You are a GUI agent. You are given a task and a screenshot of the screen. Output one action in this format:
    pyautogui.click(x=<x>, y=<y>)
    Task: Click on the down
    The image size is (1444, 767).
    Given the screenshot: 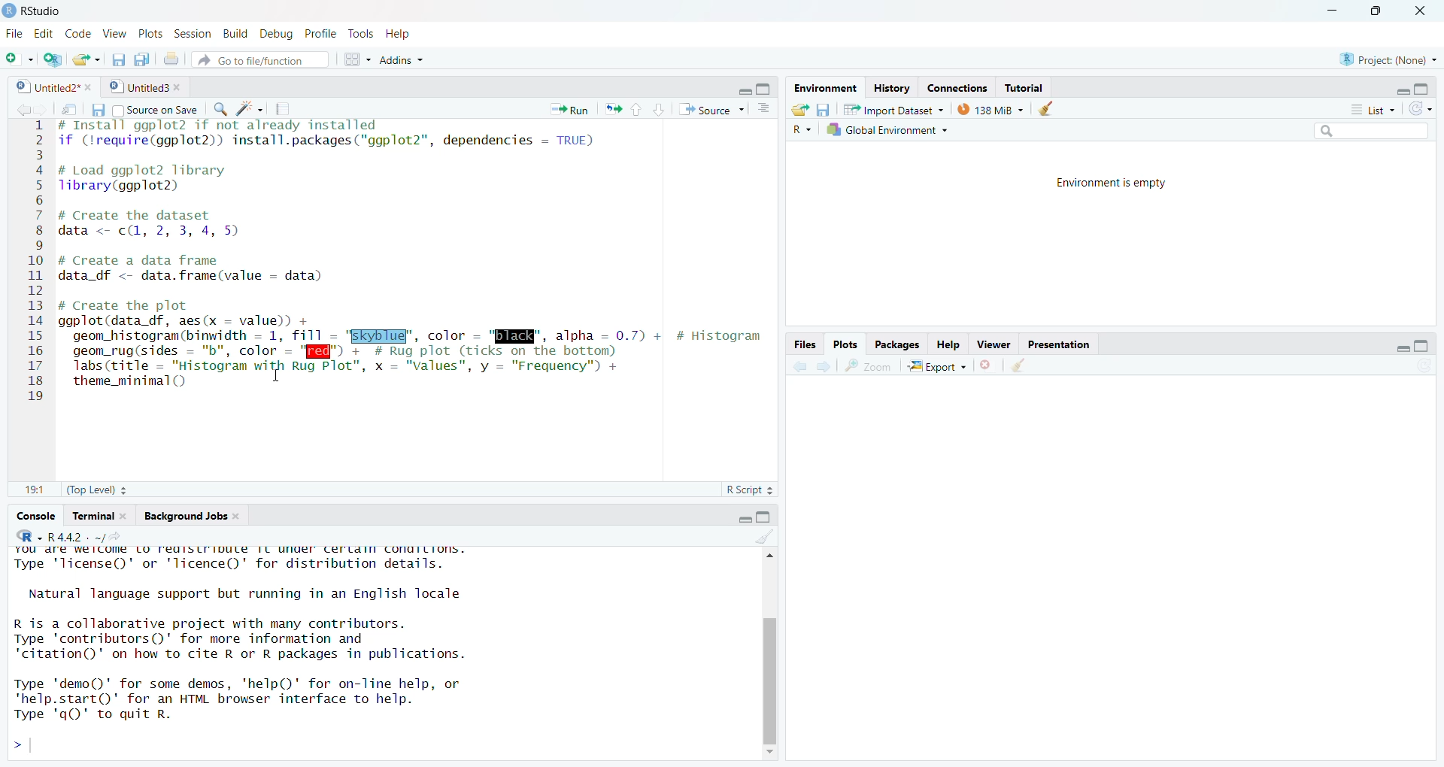 What is the action you would take?
    pyautogui.click(x=662, y=109)
    